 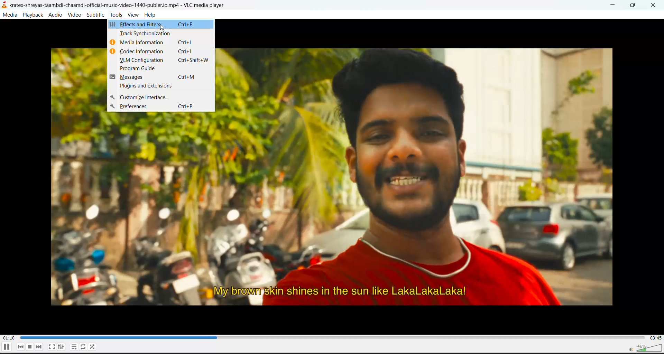 I want to click on track slider, so click(x=330, y=337).